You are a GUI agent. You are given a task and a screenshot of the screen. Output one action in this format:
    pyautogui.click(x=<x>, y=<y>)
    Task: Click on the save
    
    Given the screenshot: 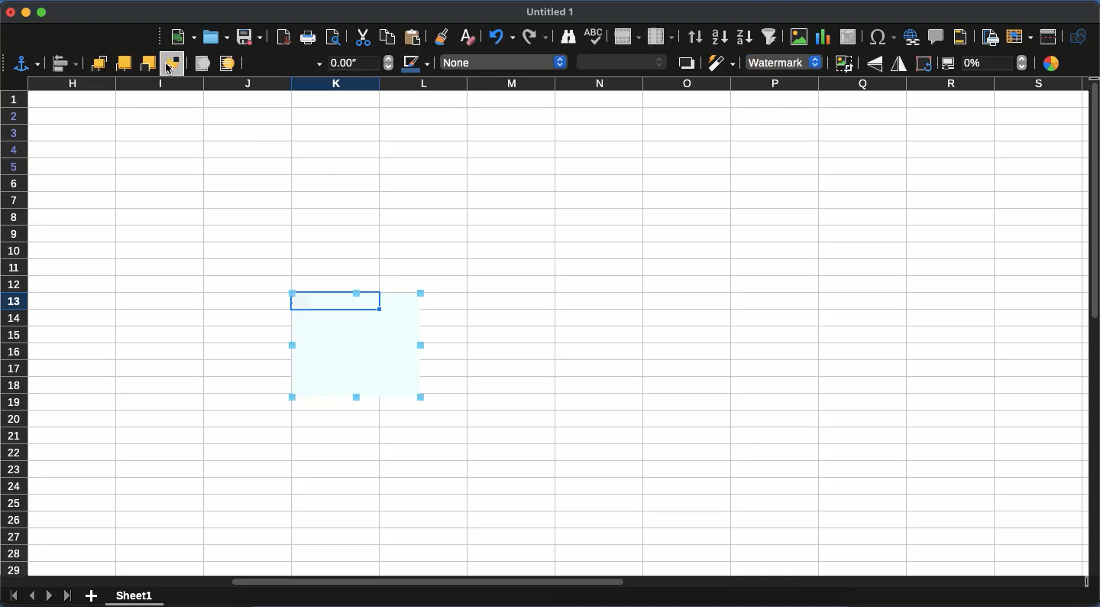 What is the action you would take?
    pyautogui.click(x=250, y=37)
    